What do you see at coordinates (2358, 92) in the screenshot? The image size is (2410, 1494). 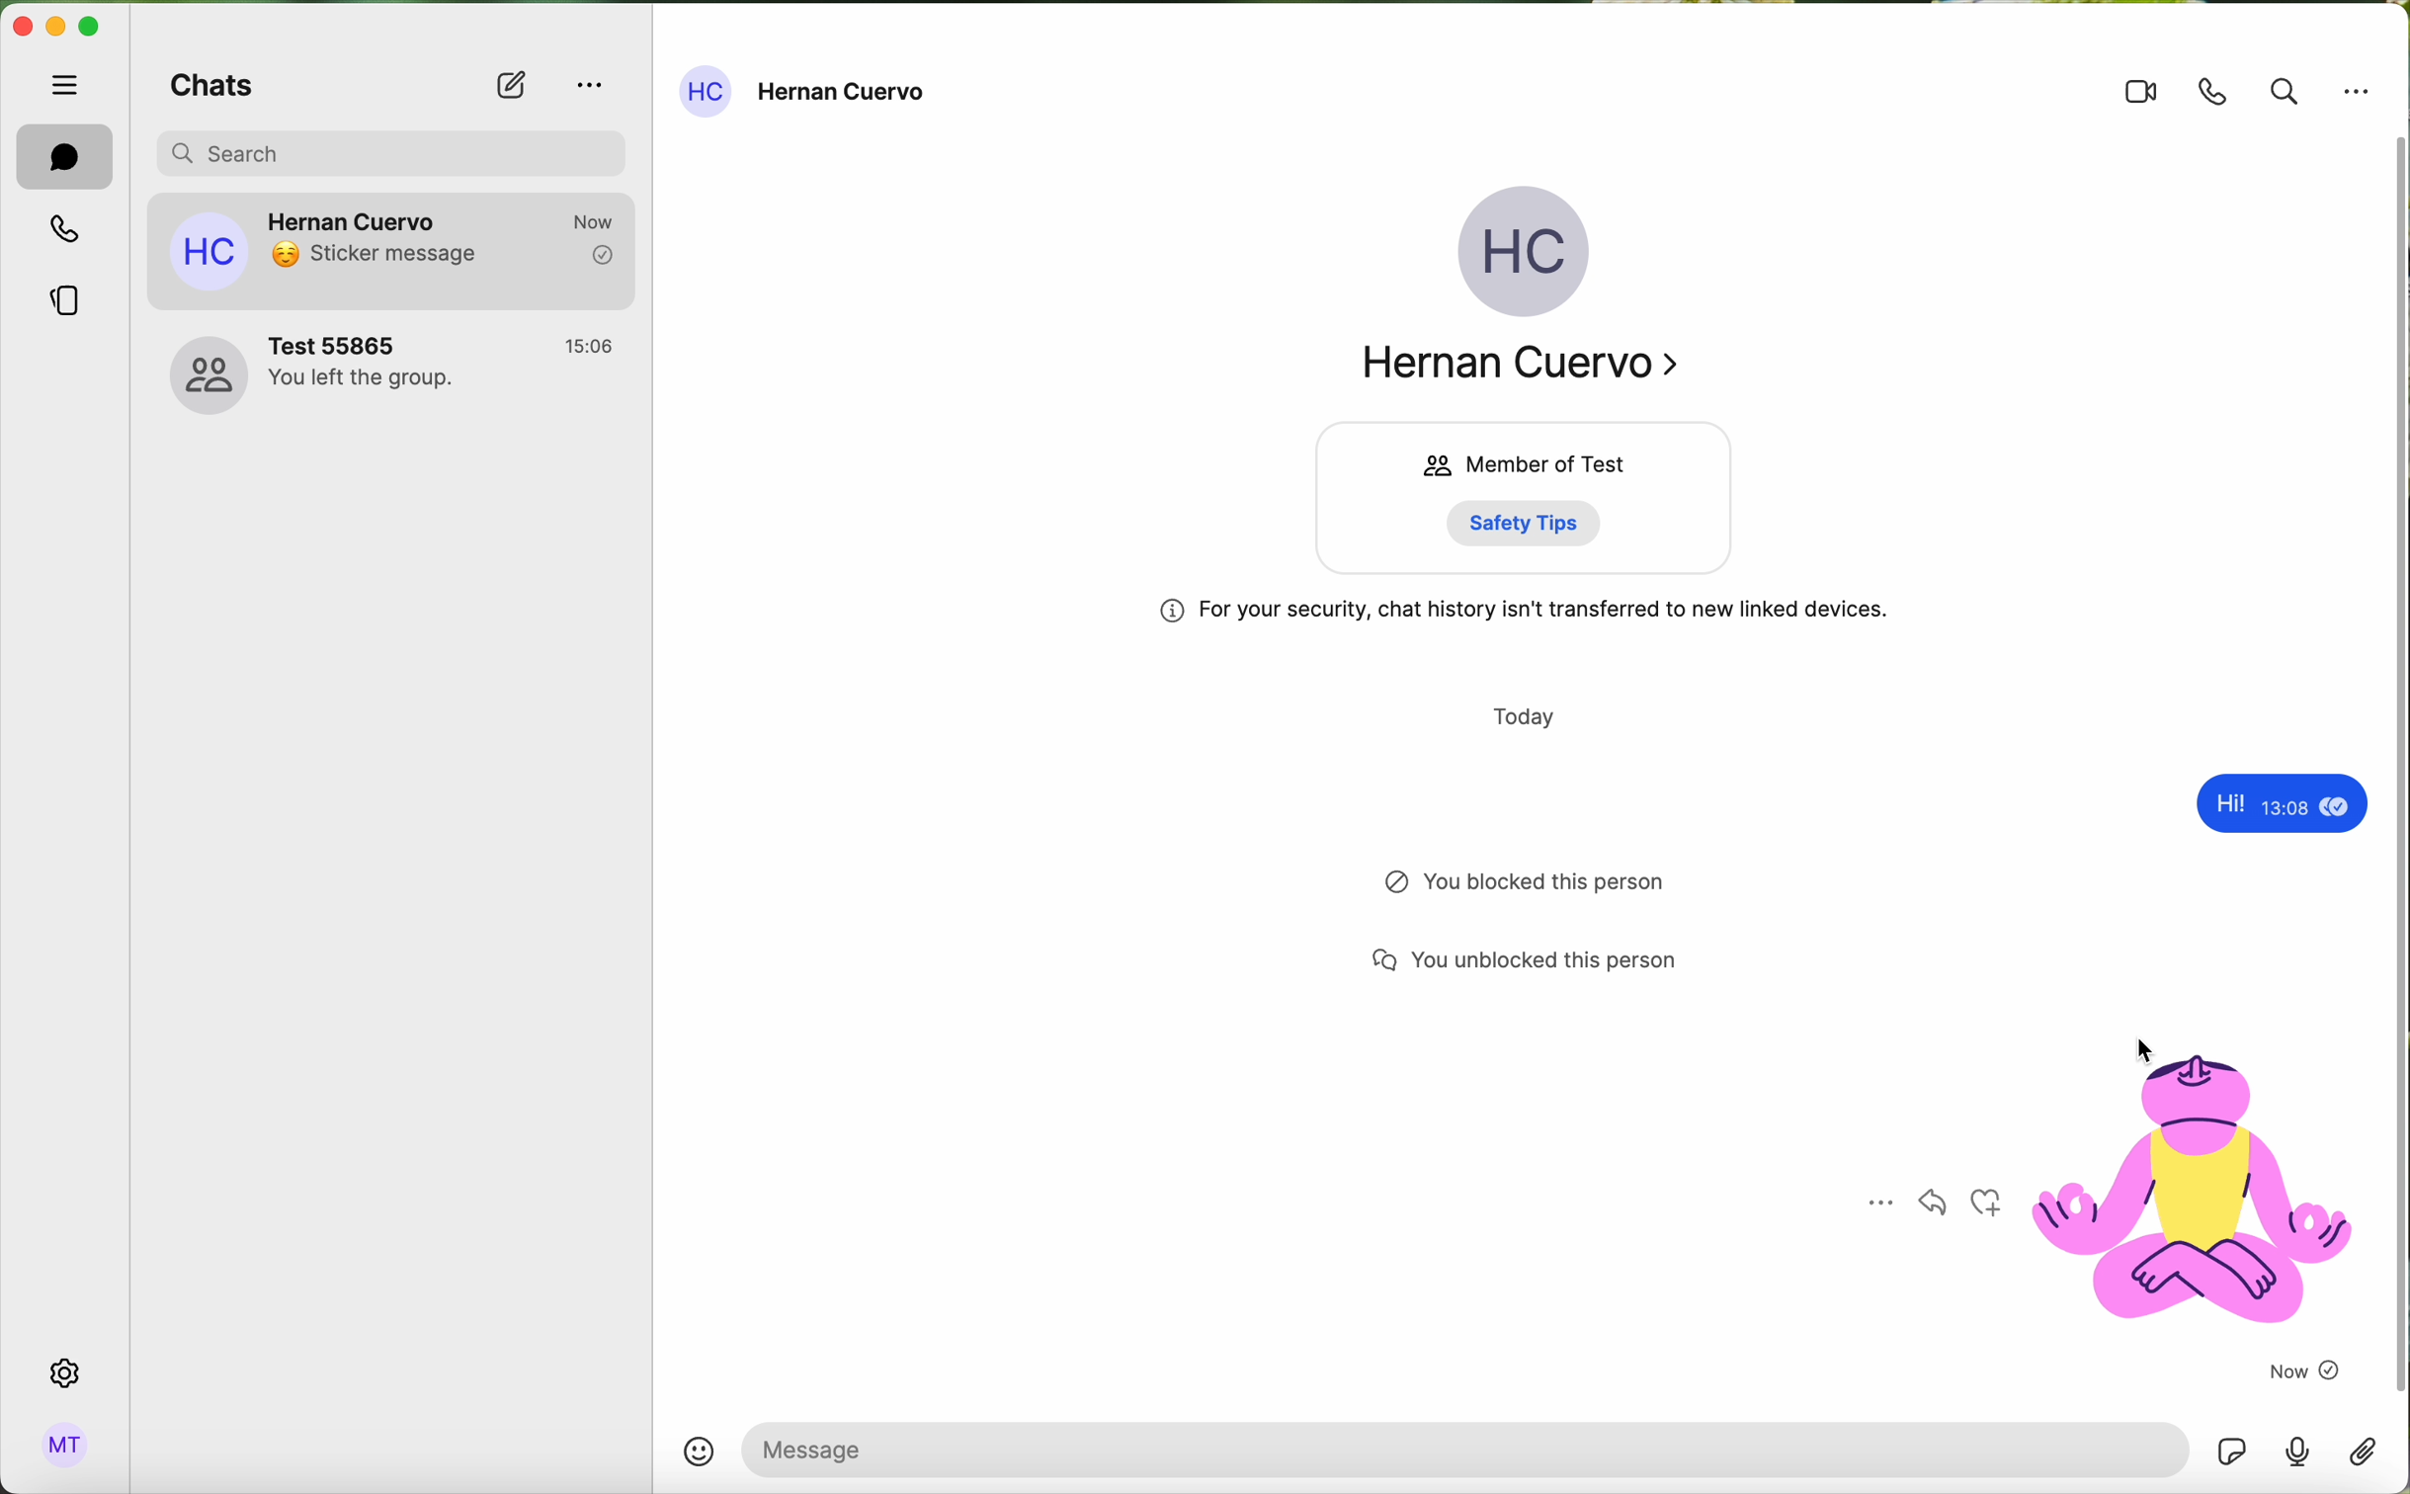 I see `options` at bounding box center [2358, 92].